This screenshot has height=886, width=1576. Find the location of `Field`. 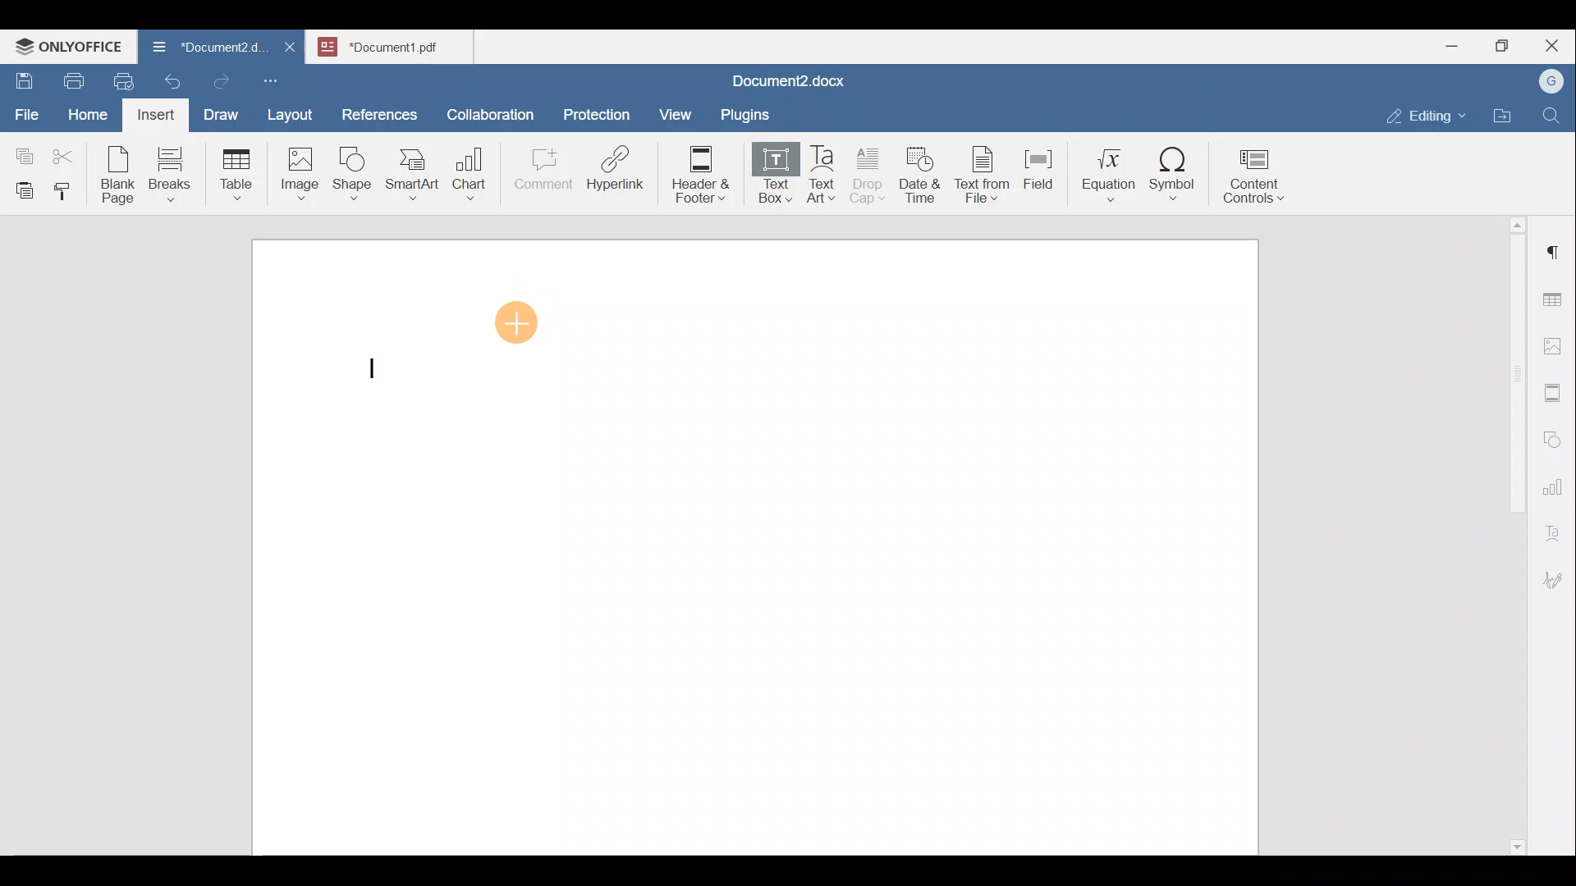

Field is located at coordinates (1038, 167).